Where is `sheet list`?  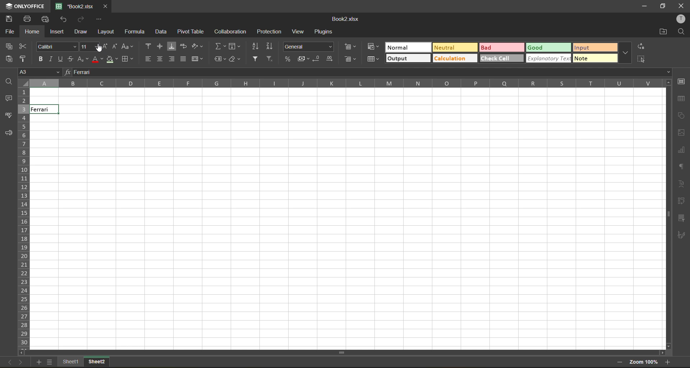 sheet list is located at coordinates (50, 362).